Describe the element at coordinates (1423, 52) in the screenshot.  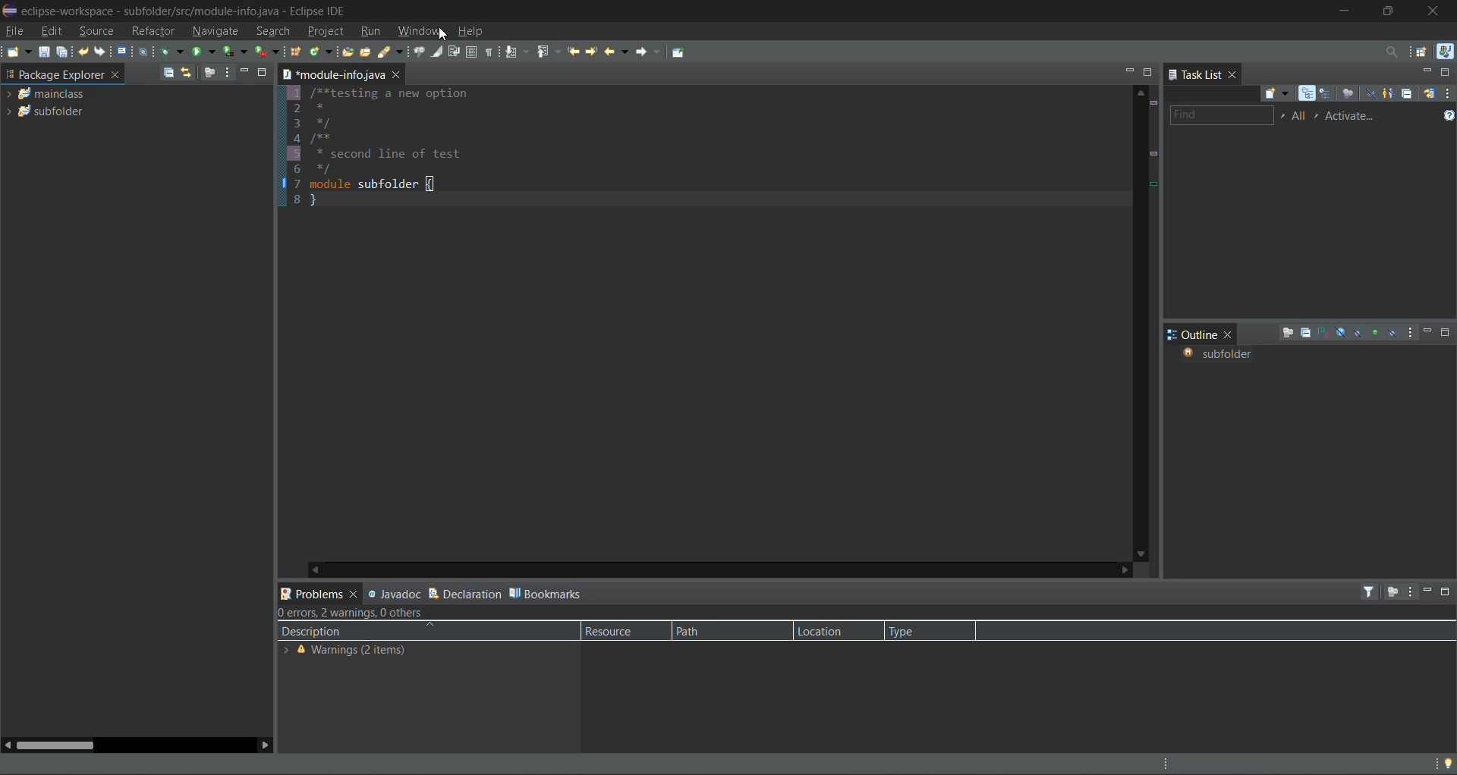
I see `open perspective` at that location.